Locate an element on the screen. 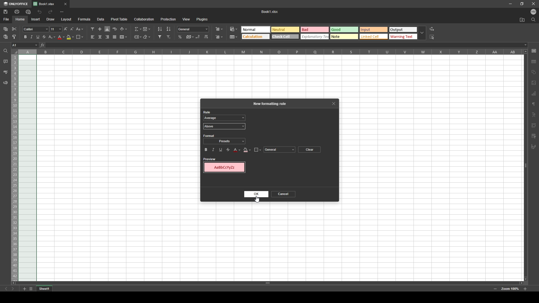 This screenshot has width=539, height=303. bold is located at coordinates (25, 37).